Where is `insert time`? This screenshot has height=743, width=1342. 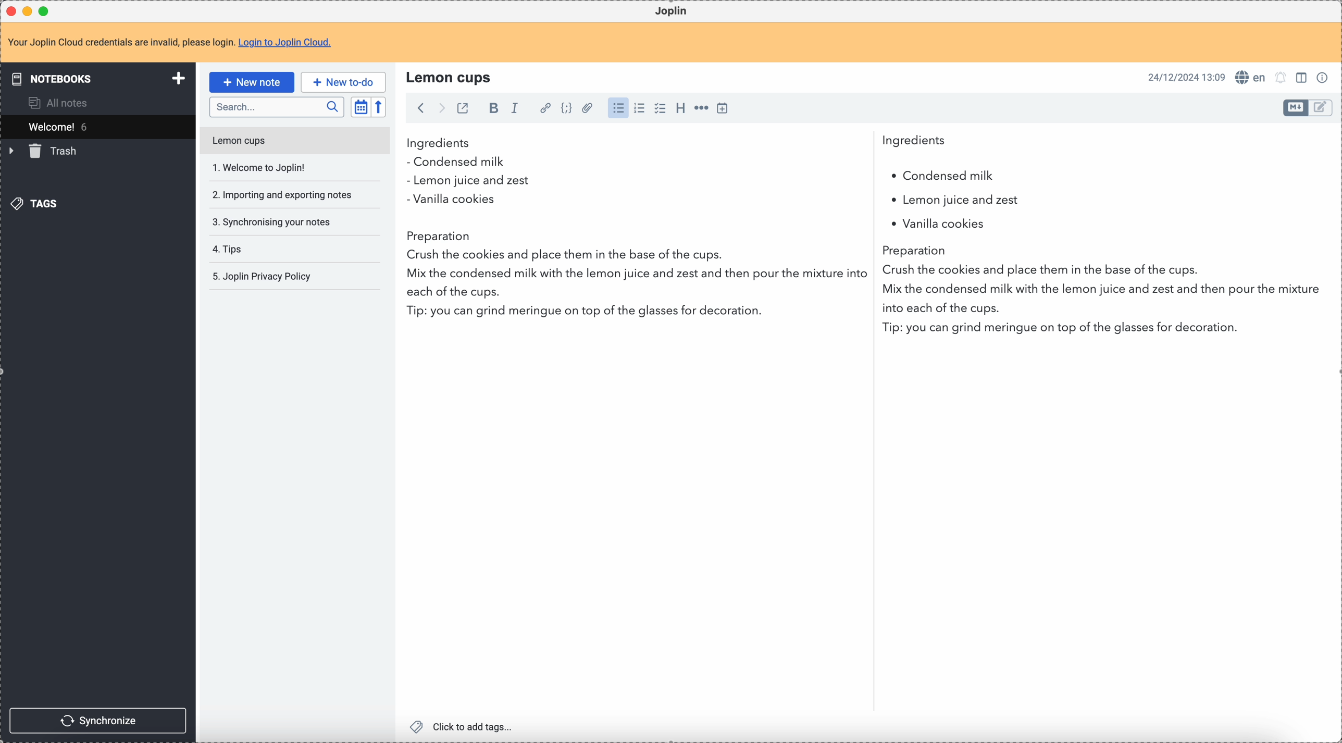
insert time is located at coordinates (722, 108).